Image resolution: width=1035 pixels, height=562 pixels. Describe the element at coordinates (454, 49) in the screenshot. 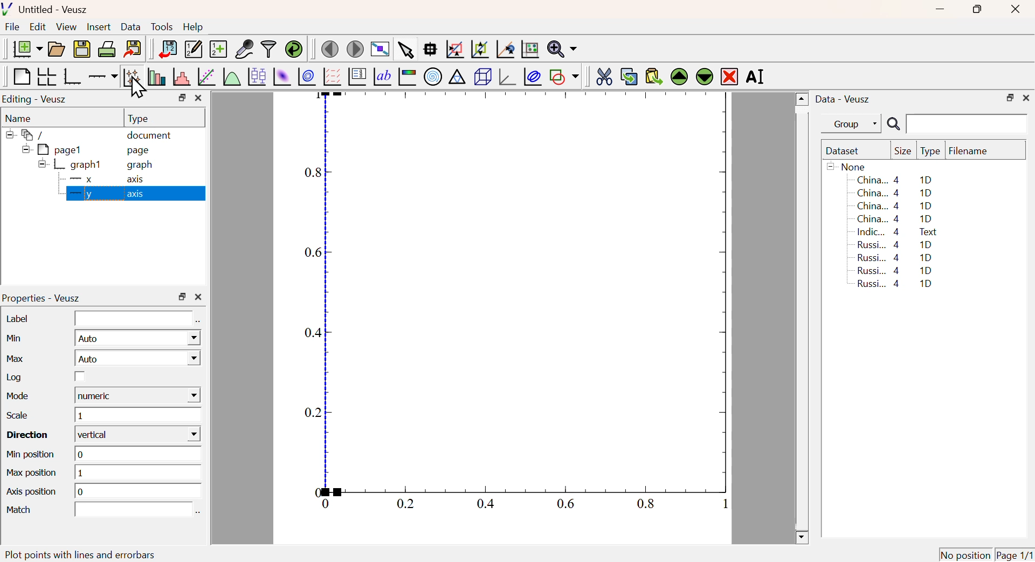

I see `Draw rectangle to zoom graph axis` at that location.